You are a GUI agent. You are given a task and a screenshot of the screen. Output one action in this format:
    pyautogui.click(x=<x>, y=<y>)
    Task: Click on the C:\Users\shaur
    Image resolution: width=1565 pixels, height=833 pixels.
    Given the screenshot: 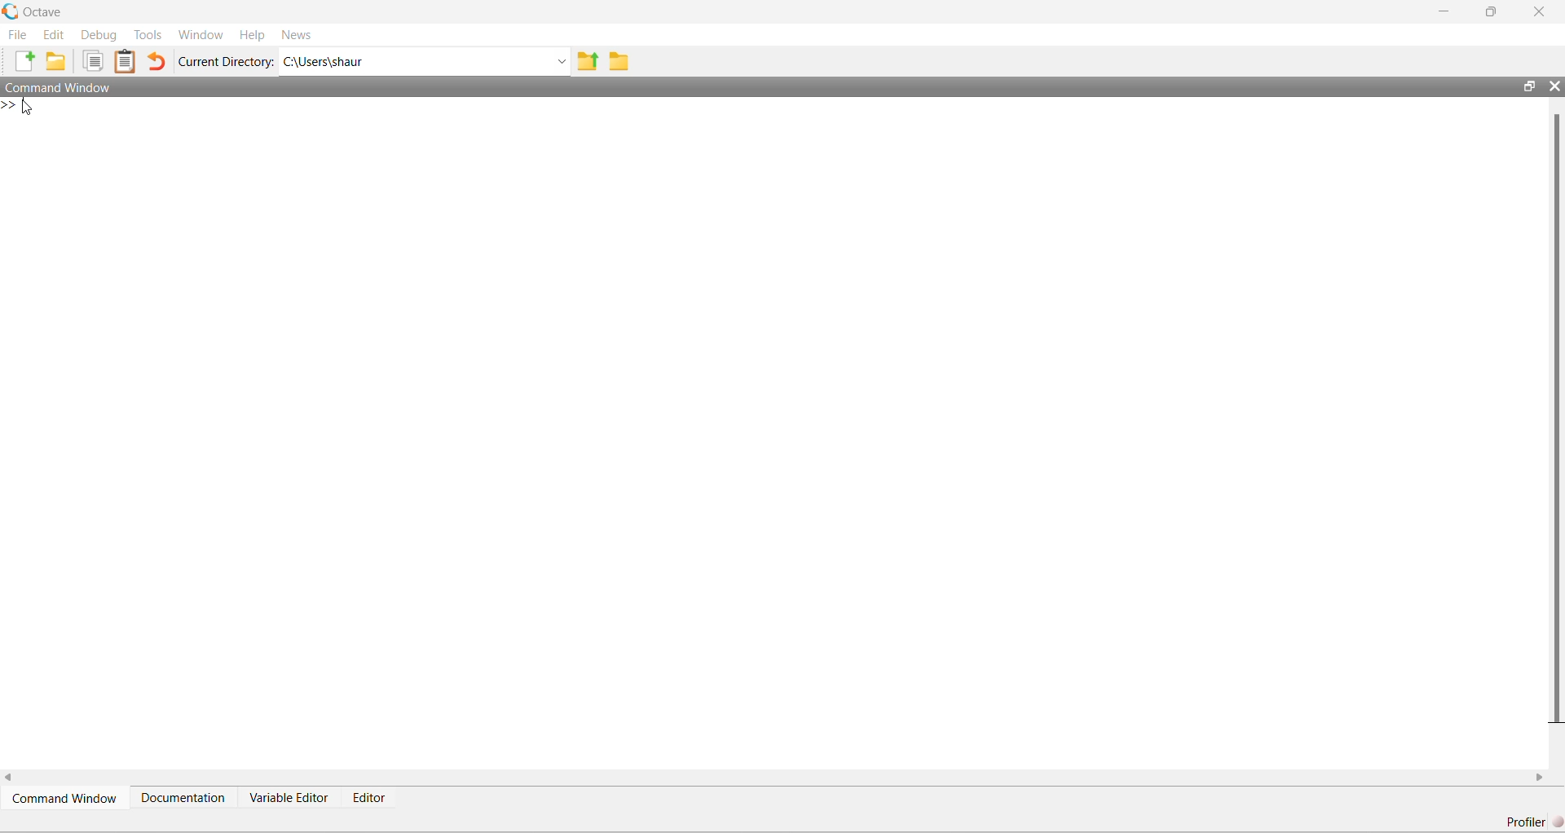 What is the action you would take?
    pyautogui.click(x=324, y=62)
    